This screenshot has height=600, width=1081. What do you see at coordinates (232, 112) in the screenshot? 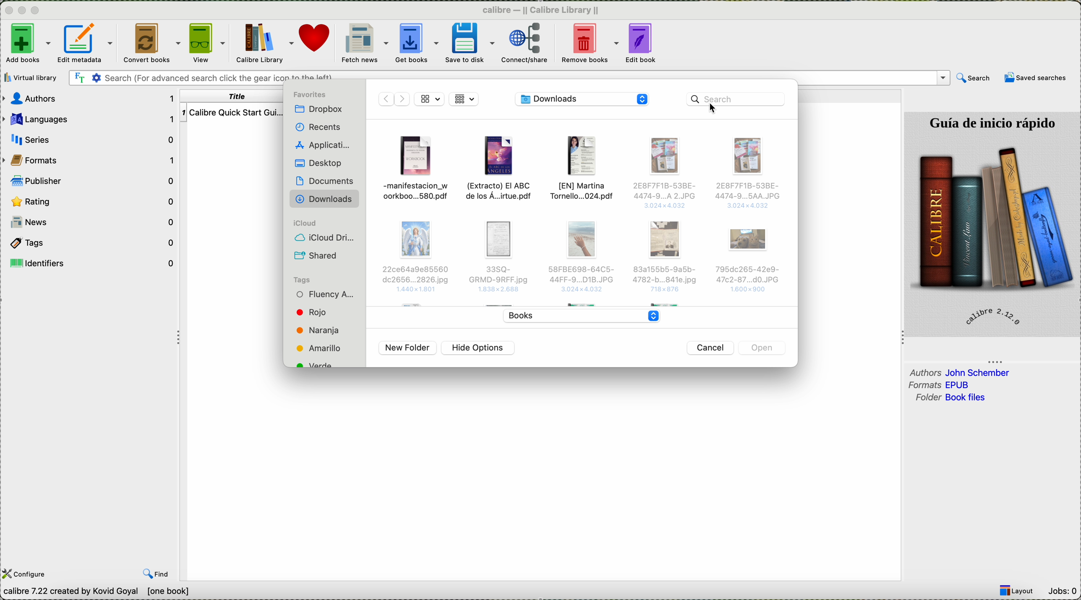
I see `Calibre Quick start guide` at bounding box center [232, 112].